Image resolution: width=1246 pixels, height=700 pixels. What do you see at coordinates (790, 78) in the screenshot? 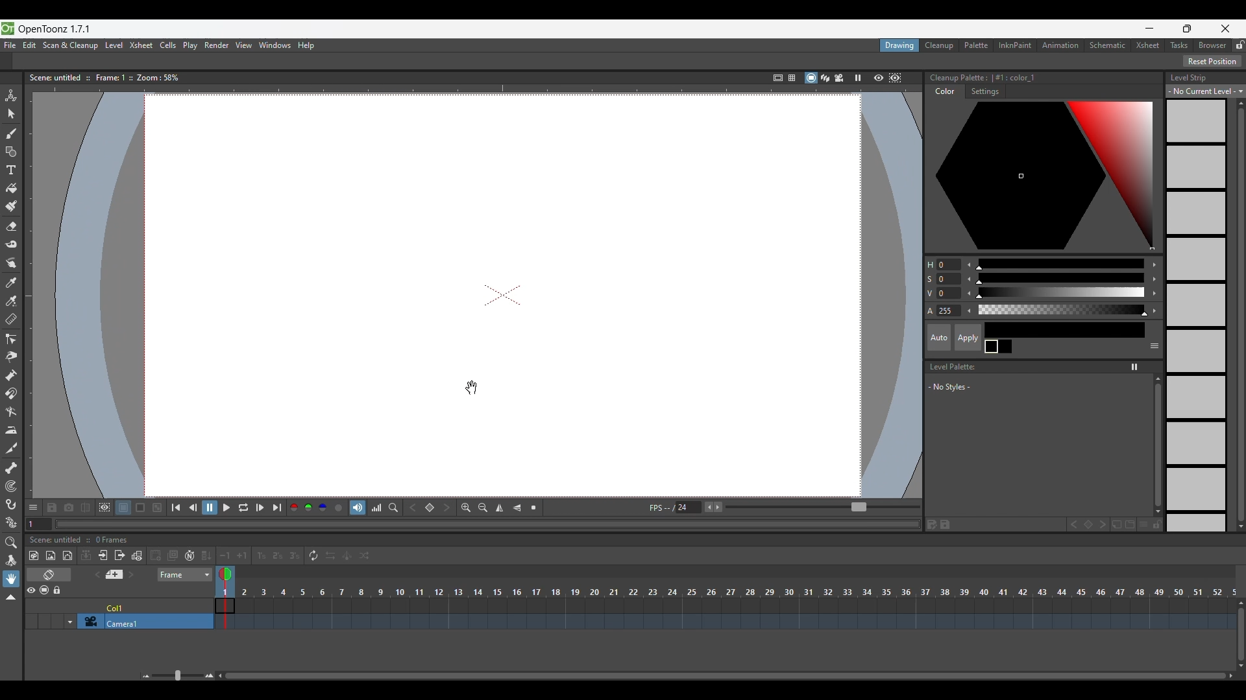
I see `=§-1` at bounding box center [790, 78].